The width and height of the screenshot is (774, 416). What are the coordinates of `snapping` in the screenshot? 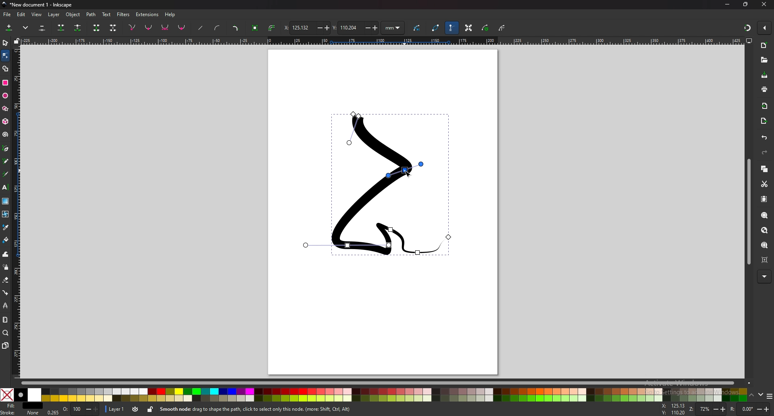 It's located at (747, 27).